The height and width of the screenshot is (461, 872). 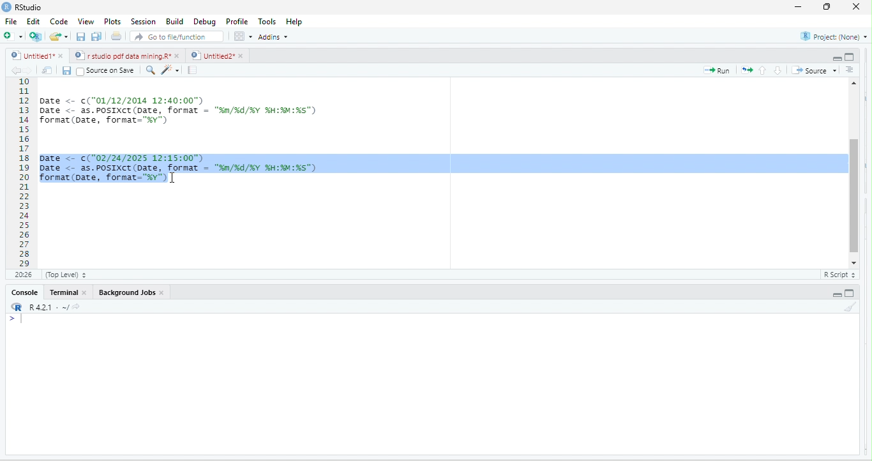 I want to click on go to previous section/chunk, so click(x=764, y=70).